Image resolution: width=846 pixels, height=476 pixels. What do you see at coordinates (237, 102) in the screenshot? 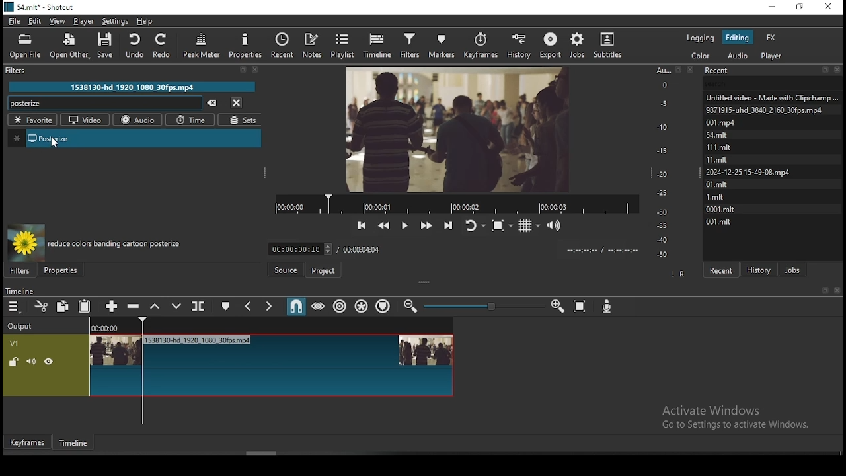
I see `close menu` at bounding box center [237, 102].